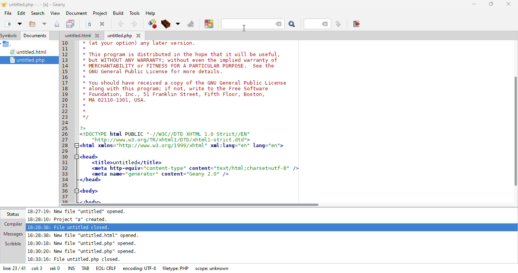 The height and width of the screenshot is (273, 518). Describe the element at coordinates (117, 13) in the screenshot. I see `build` at that location.